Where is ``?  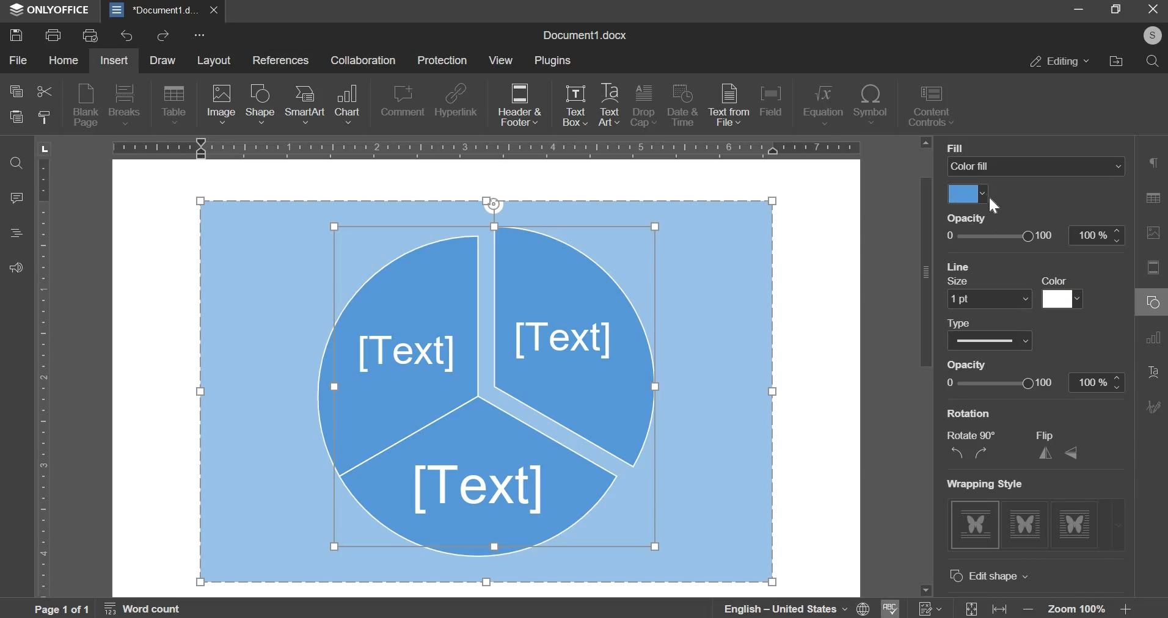
 is located at coordinates (964, 321).